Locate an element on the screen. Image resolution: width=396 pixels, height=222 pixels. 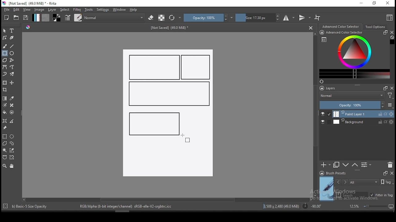
bezier curve selection tool is located at coordinates (5, 158).